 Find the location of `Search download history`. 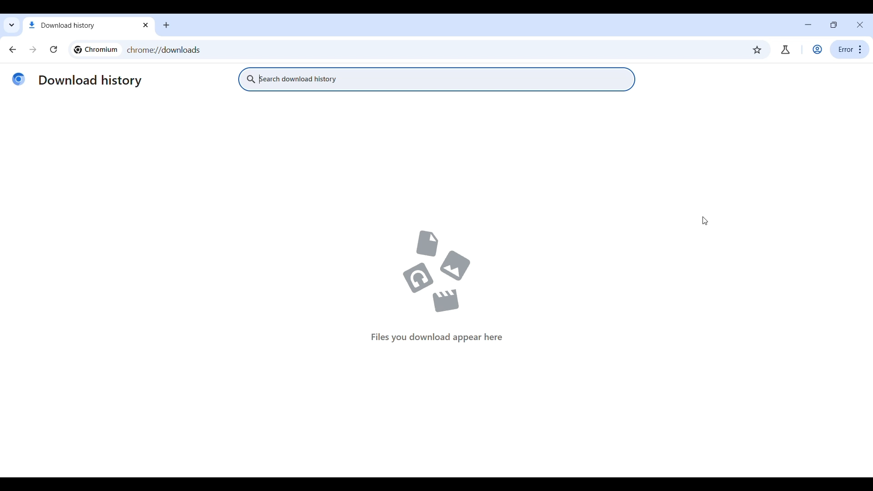

Search download history is located at coordinates (436, 79).